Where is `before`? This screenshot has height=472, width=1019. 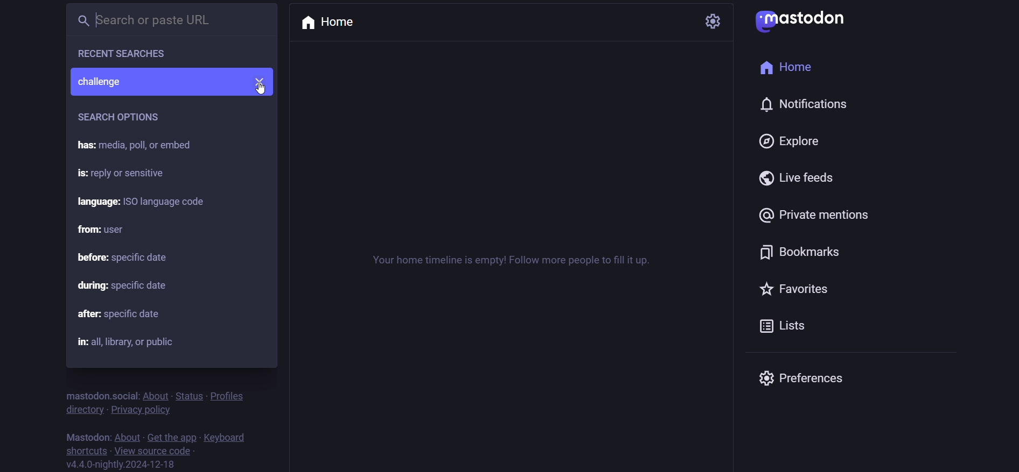
before is located at coordinates (179, 258).